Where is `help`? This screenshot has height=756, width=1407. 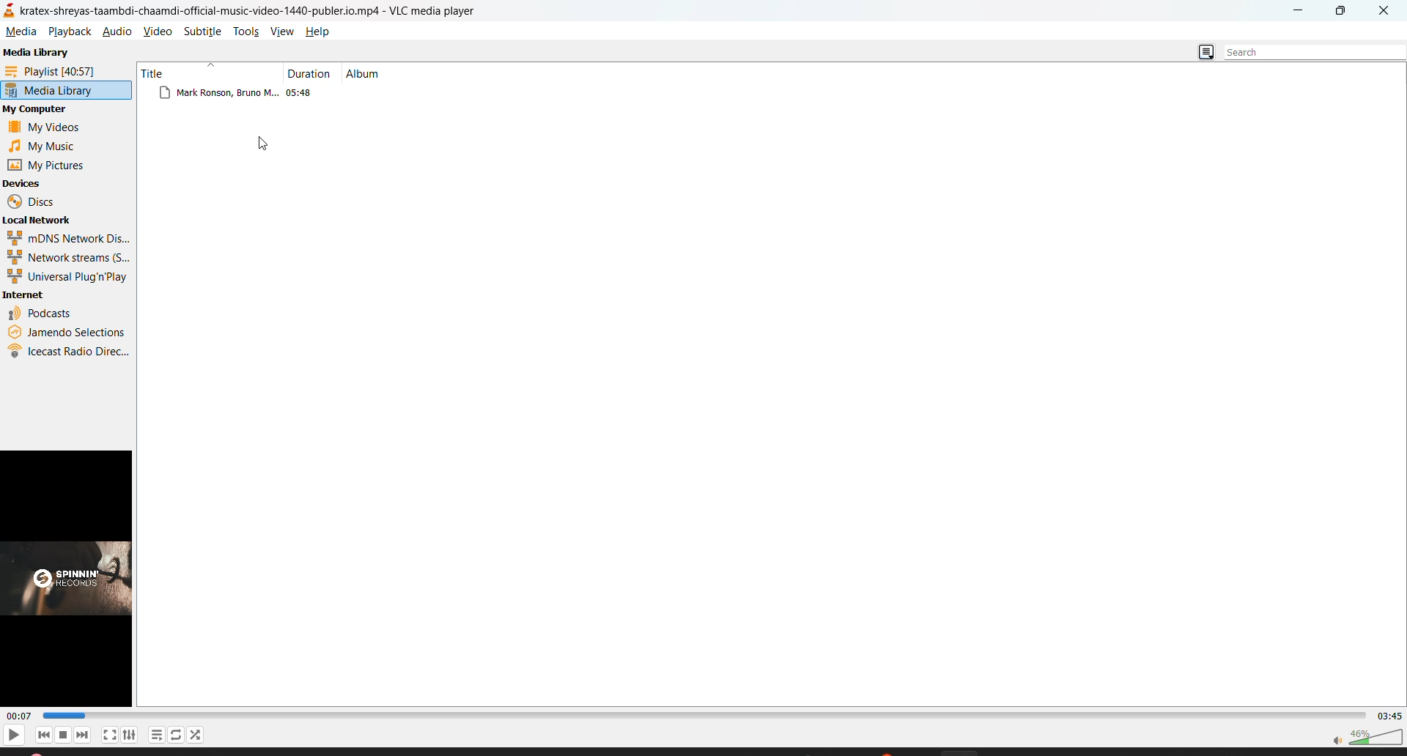
help is located at coordinates (317, 31).